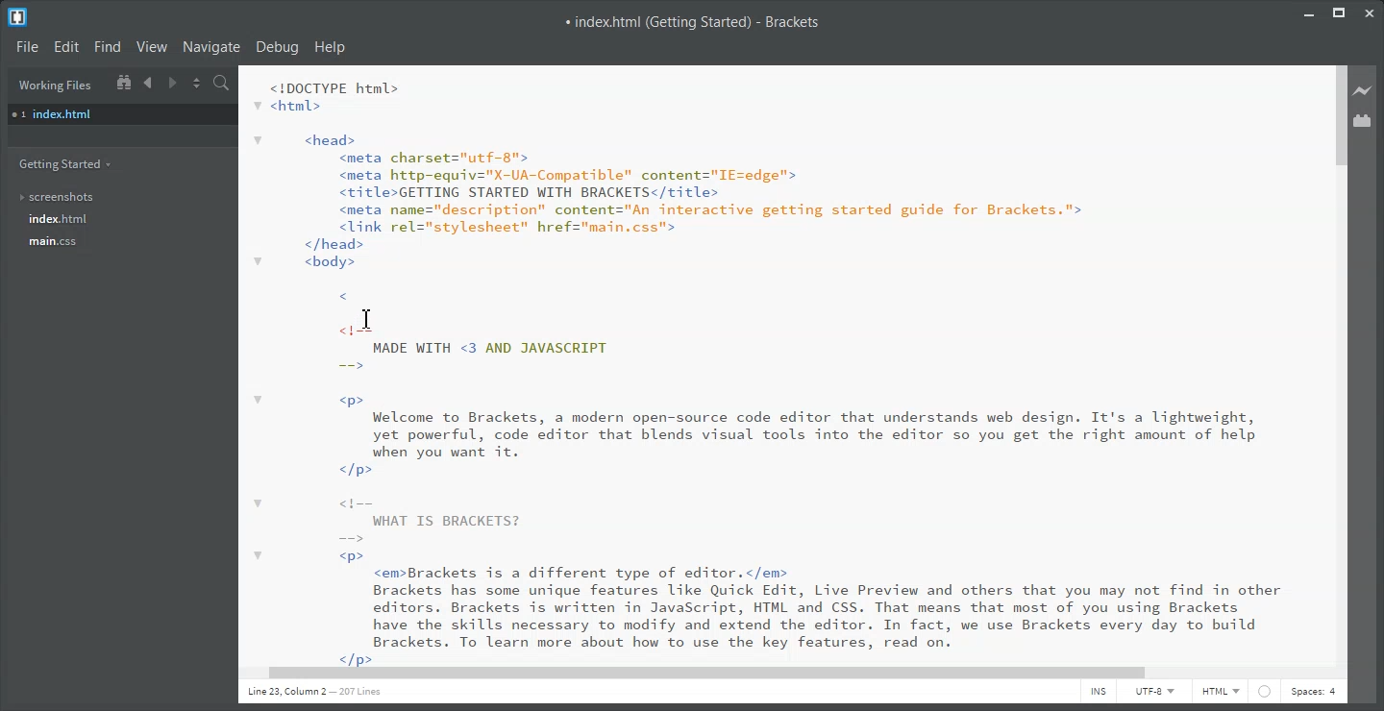  I want to click on Text Cursor, so click(368, 318).